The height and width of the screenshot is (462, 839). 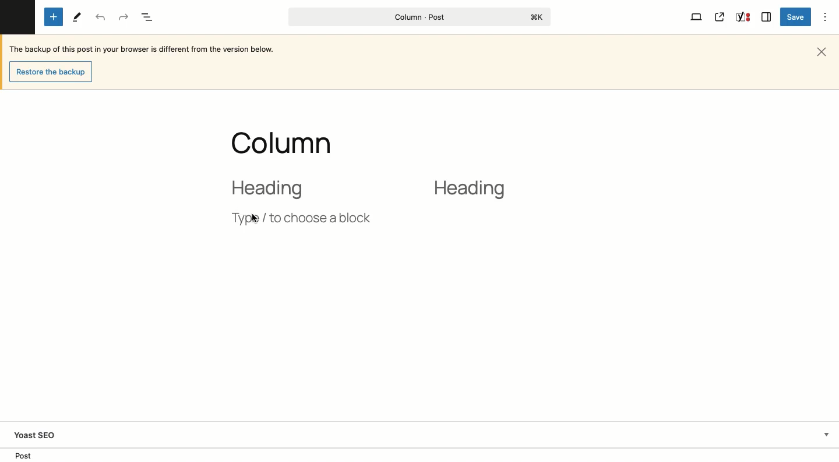 I want to click on Sidebar, so click(x=767, y=16).